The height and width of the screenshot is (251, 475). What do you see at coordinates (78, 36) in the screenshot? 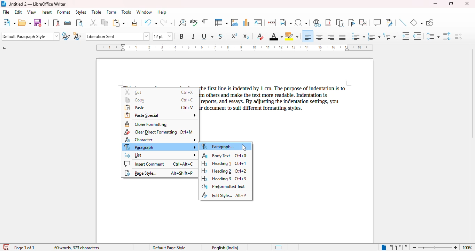
I see `new style from selection` at bounding box center [78, 36].